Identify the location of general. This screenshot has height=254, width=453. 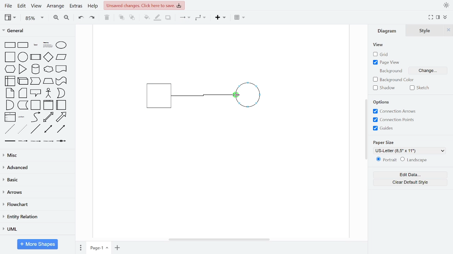
(38, 31).